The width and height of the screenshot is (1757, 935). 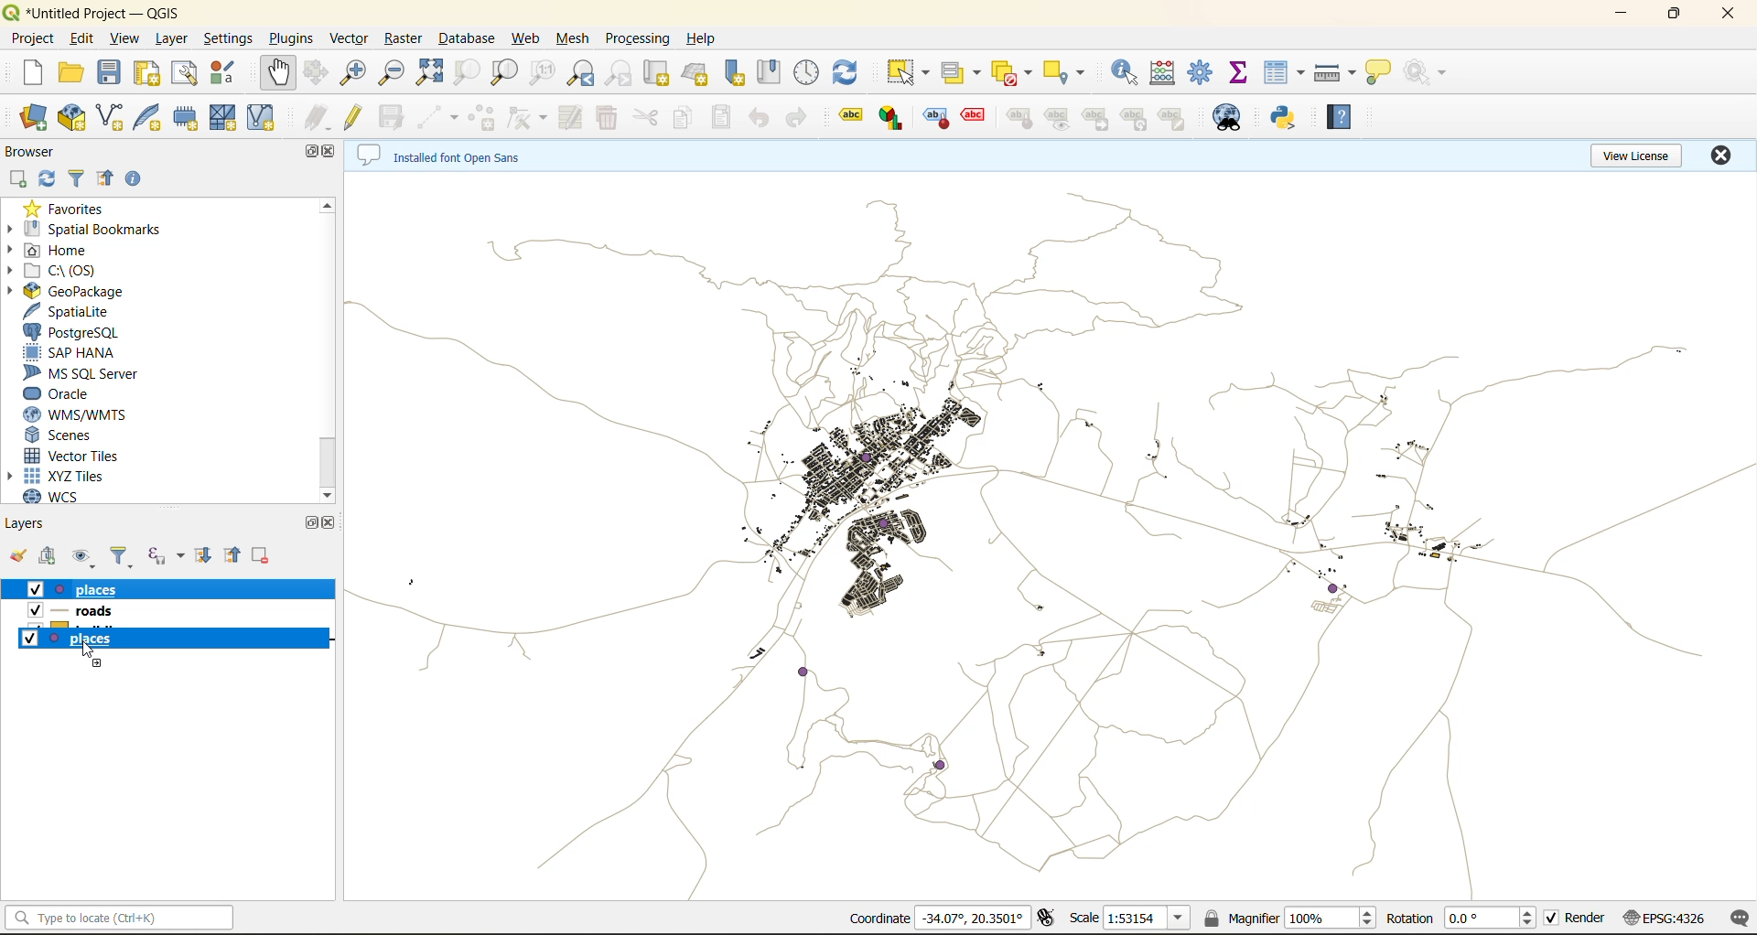 I want to click on layer, so click(x=174, y=38).